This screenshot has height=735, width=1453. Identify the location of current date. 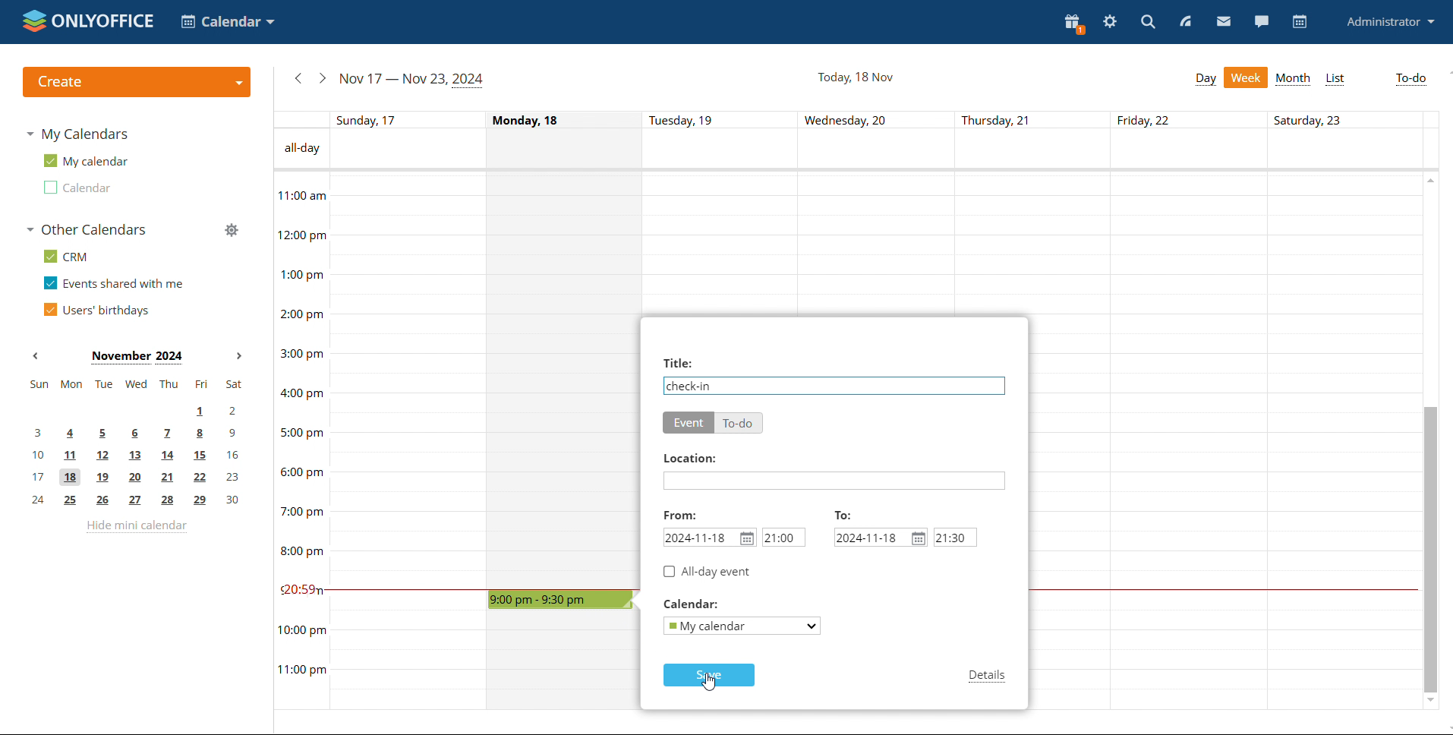
(856, 77).